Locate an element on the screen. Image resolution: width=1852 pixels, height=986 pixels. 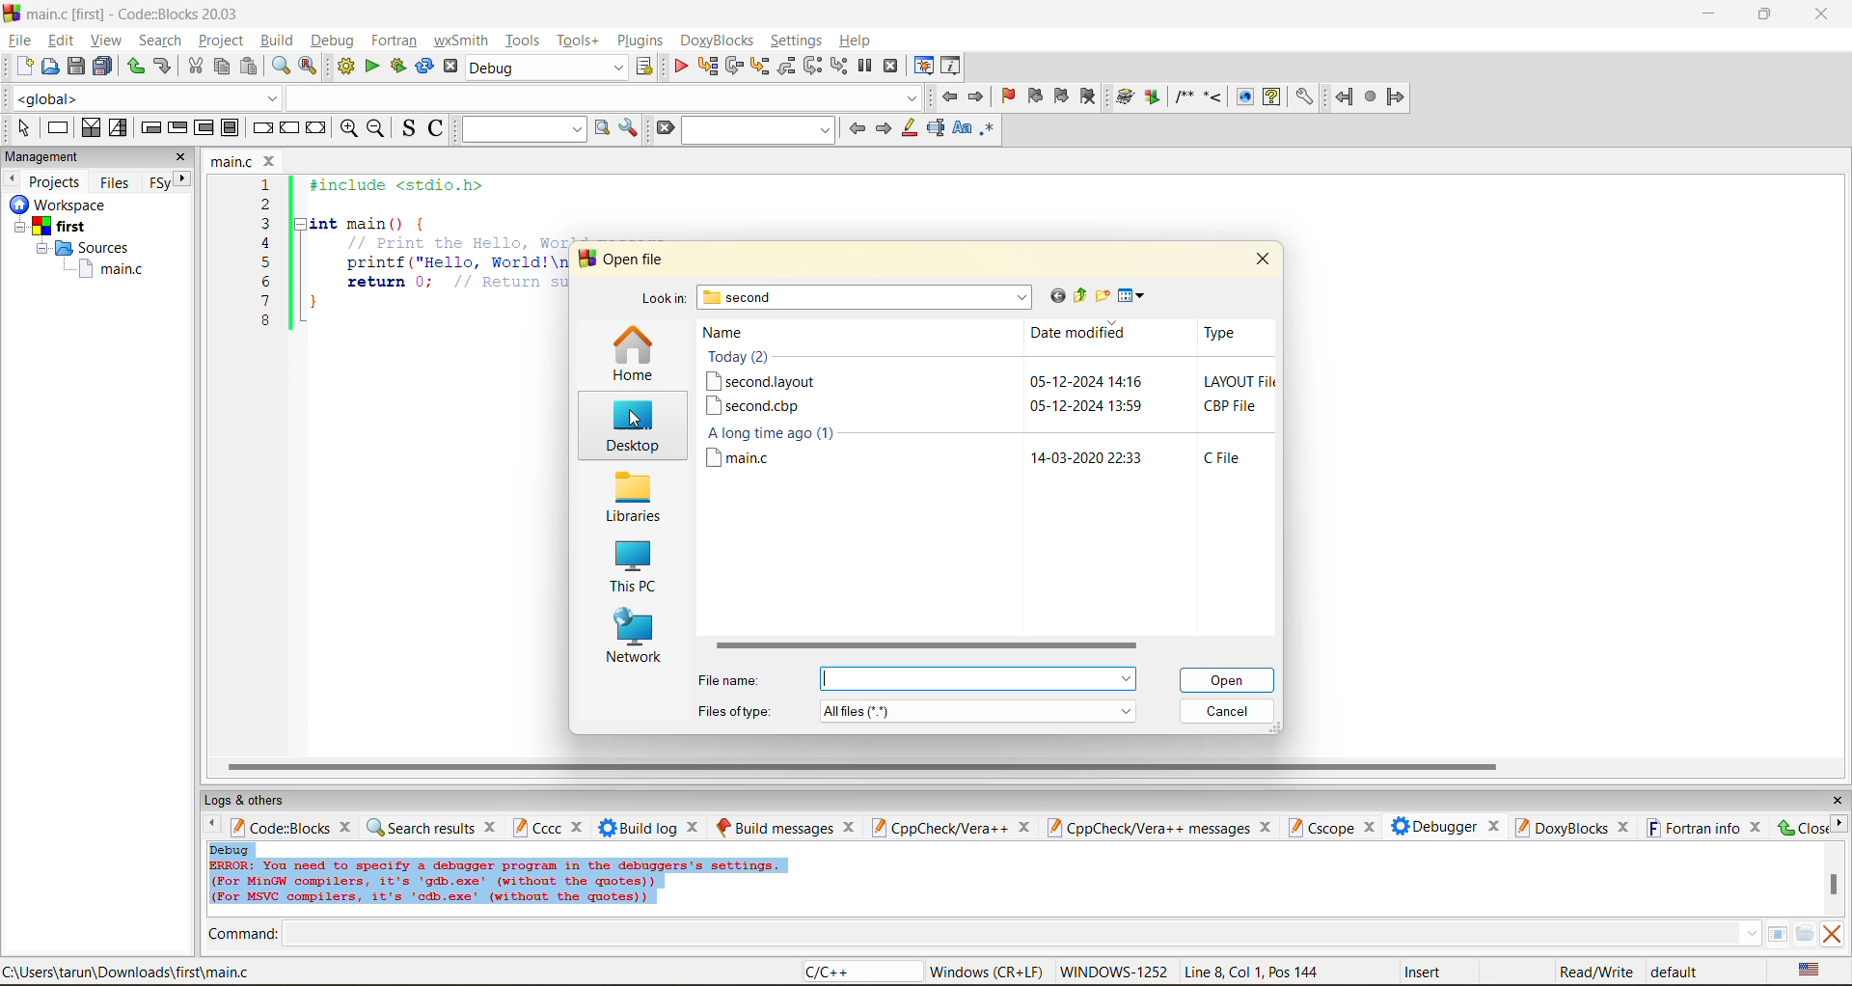
Today(2) is located at coordinates (756, 358).